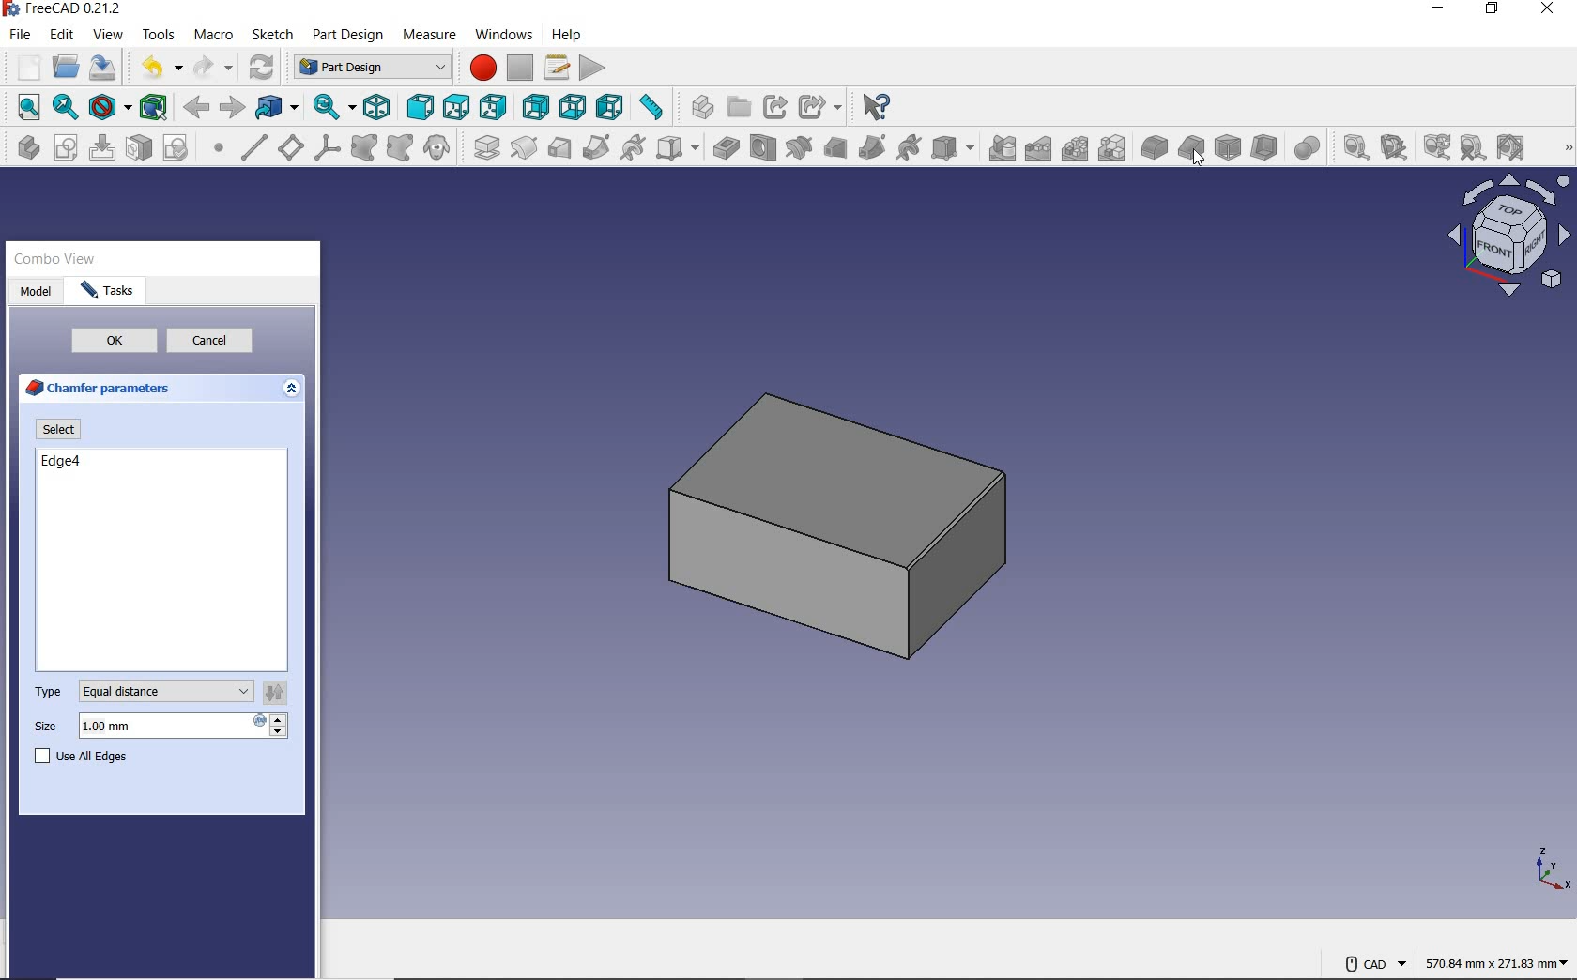 This screenshot has width=1577, height=980. What do you see at coordinates (107, 290) in the screenshot?
I see `tasks` at bounding box center [107, 290].